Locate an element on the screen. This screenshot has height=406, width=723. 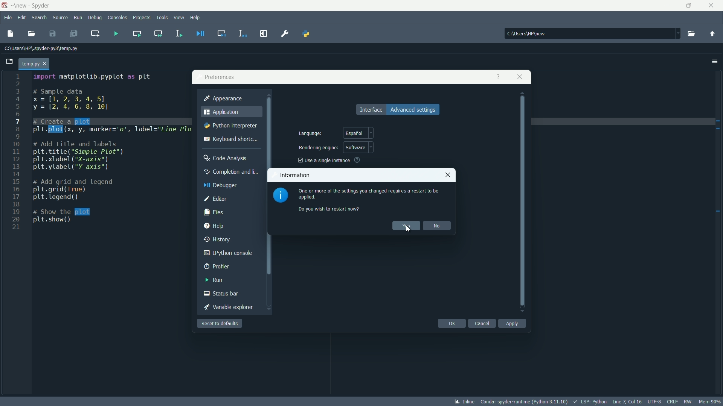
edit is located at coordinates (22, 17).